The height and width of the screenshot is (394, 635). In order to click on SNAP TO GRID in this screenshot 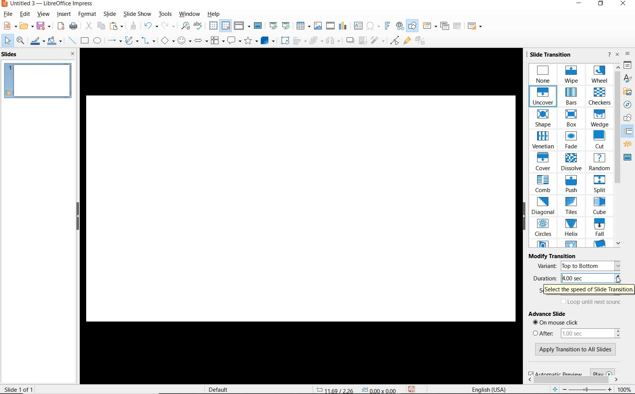, I will do `click(226, 25)`.